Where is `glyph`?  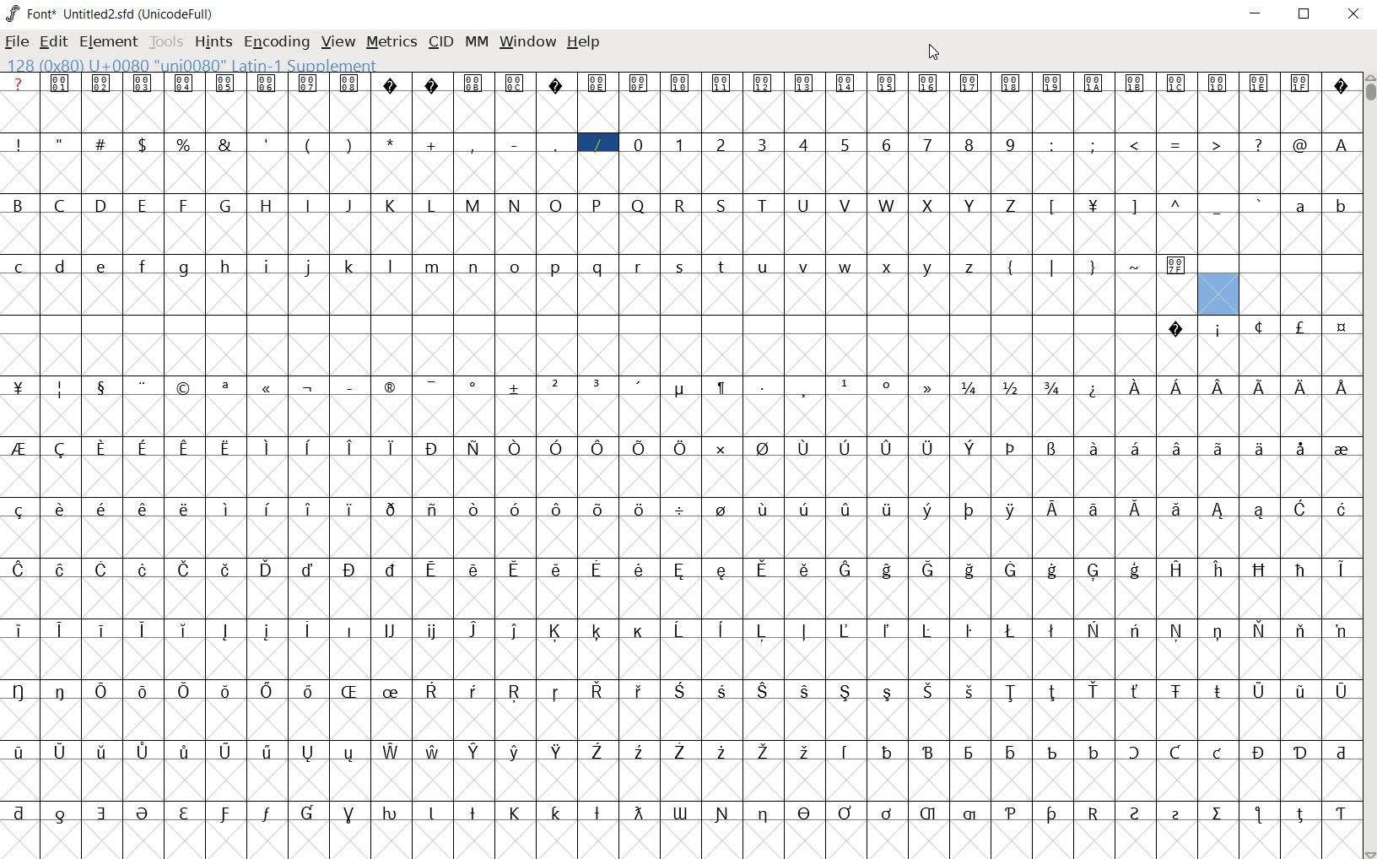
glyph is located at coordinates (390, 570).